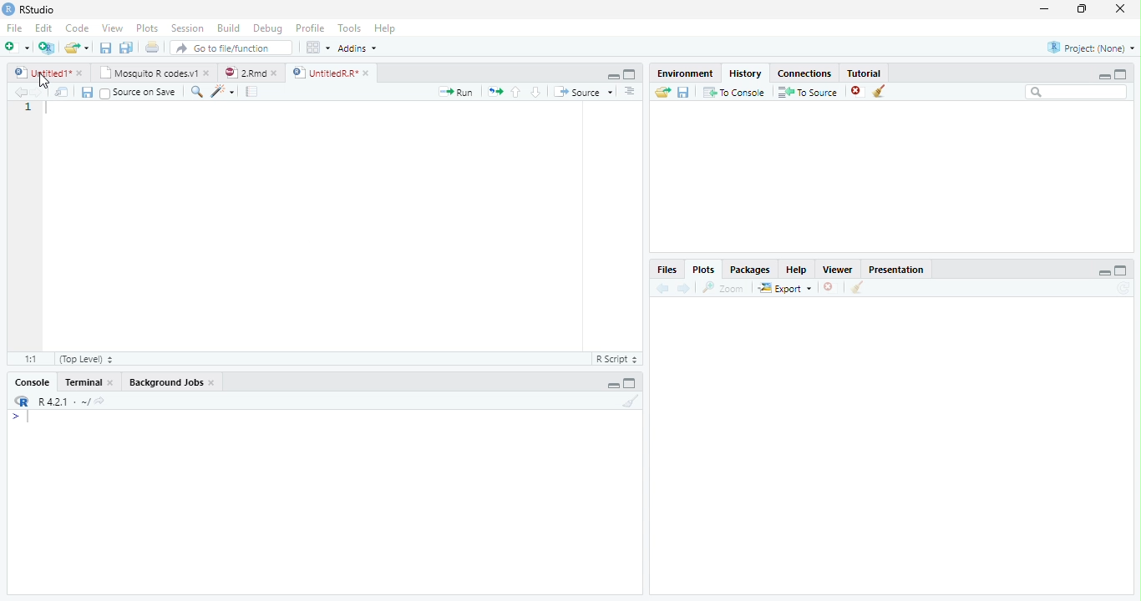 The image size is (1141, 601). Describe the element at coordinates (1126, 288) in the screenshot. I see `Refresh` at that location.